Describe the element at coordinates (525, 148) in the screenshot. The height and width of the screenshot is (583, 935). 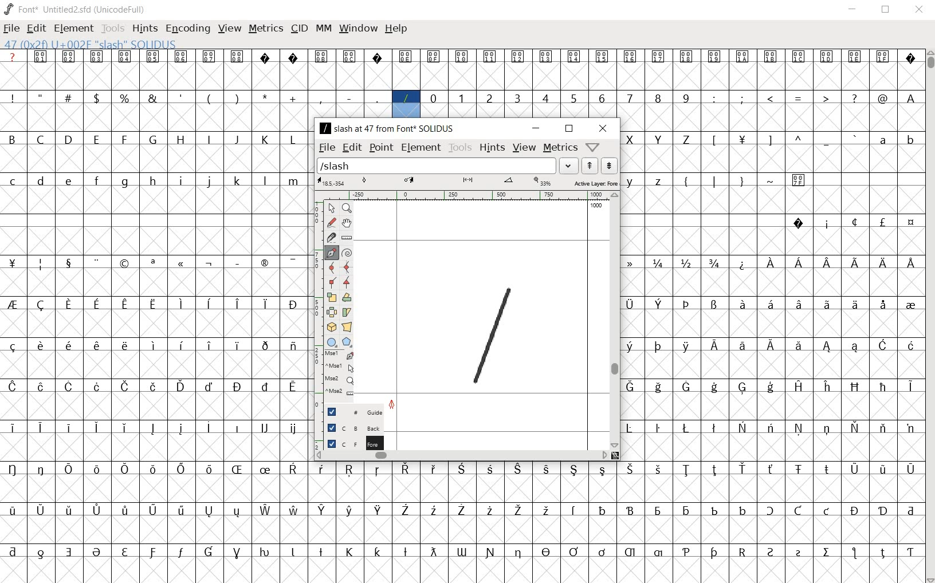
I see `view` at that location.